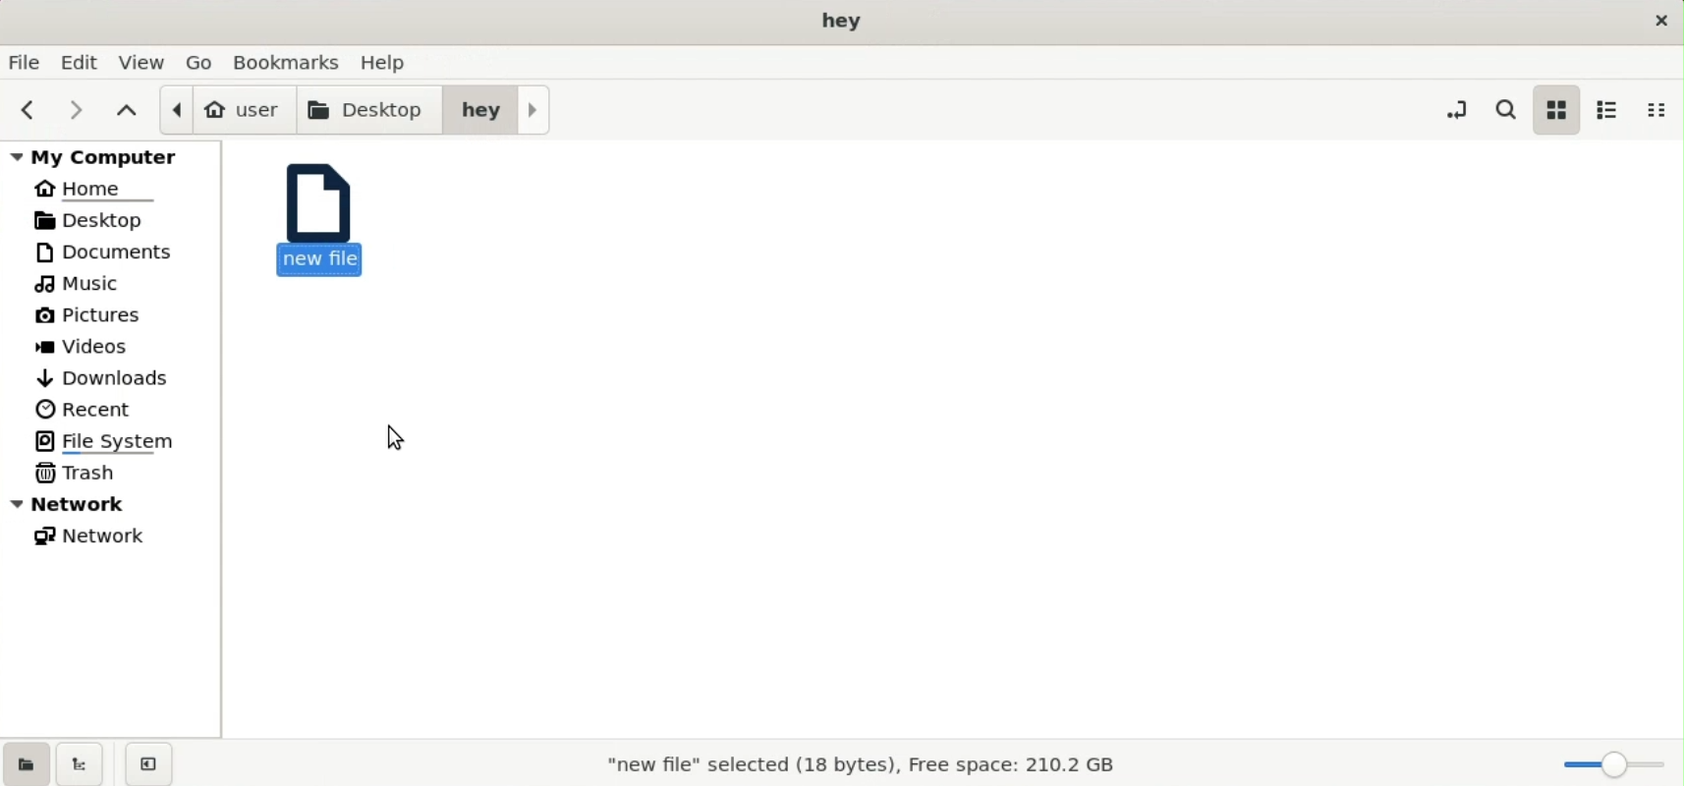  What do you see at coordinates (1456, 108) in the screenshot?
I see `toggle location entry` at bounding box center [1456, 108].